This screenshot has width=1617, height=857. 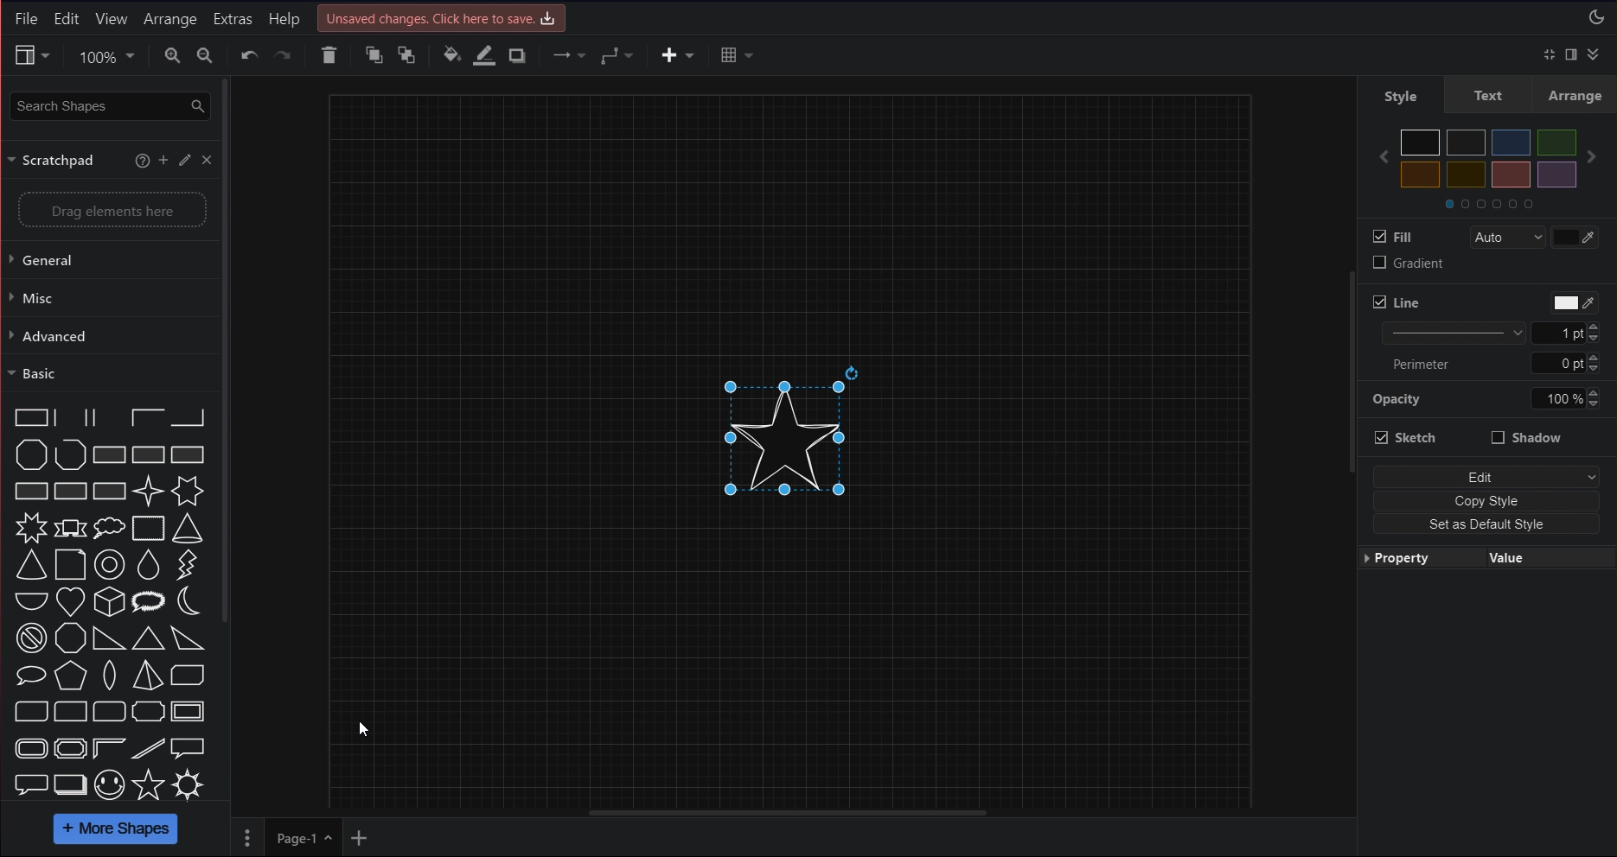 I want to click on Perimeter, so click(x=1494, y=364).